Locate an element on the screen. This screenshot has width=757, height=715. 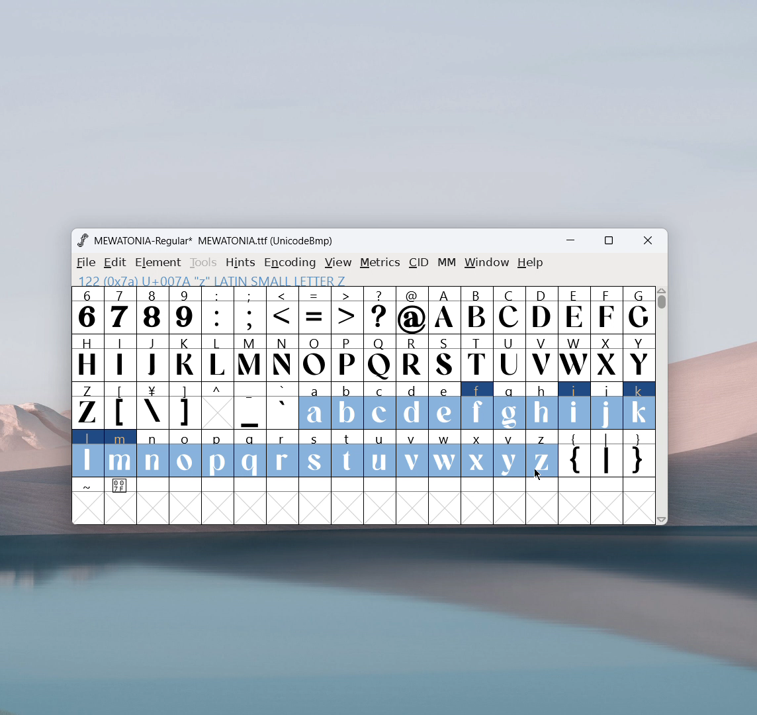
k is located at coordinates (640, 406).